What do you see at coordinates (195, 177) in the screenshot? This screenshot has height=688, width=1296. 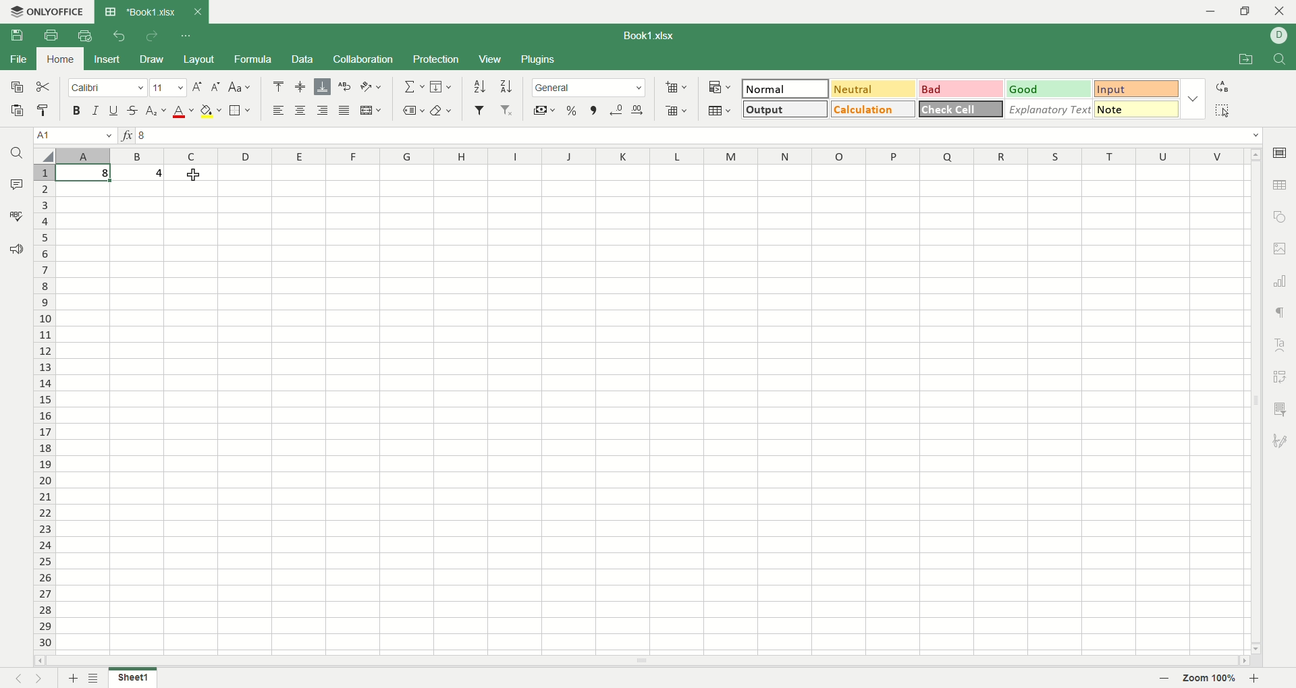 I see `cursor` at bounding box center [195, 177].